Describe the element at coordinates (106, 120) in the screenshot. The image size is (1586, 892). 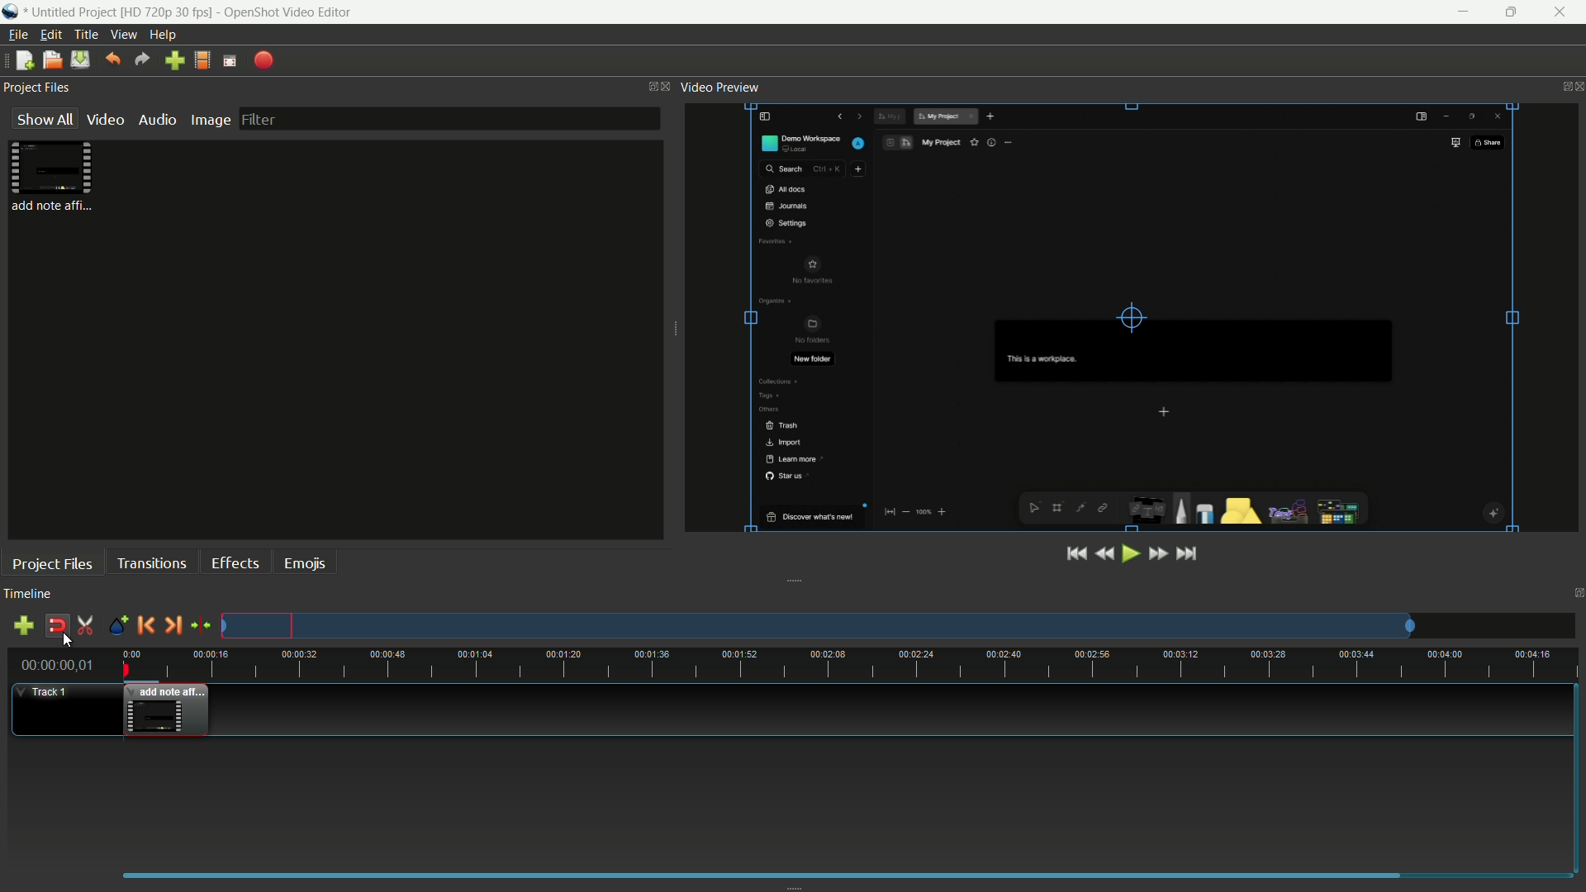
I see `video` at that location.